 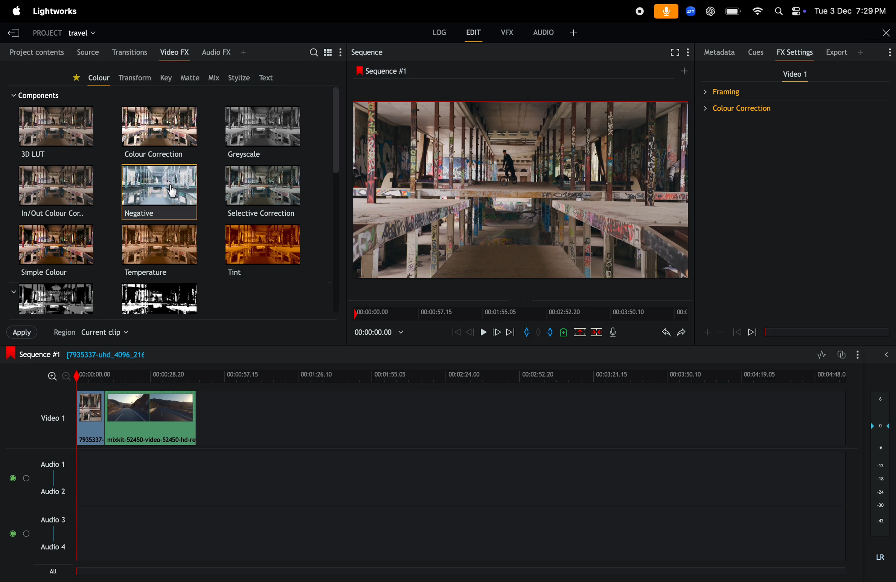 I want to click on mic, so click(x=613, y=333).